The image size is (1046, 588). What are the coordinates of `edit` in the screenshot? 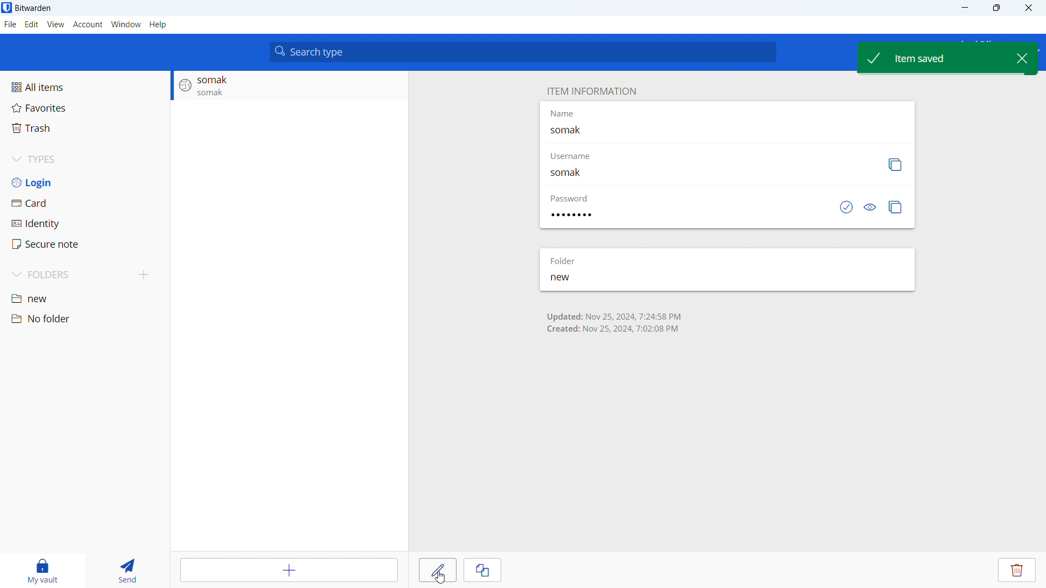 It's located at (437, 570).